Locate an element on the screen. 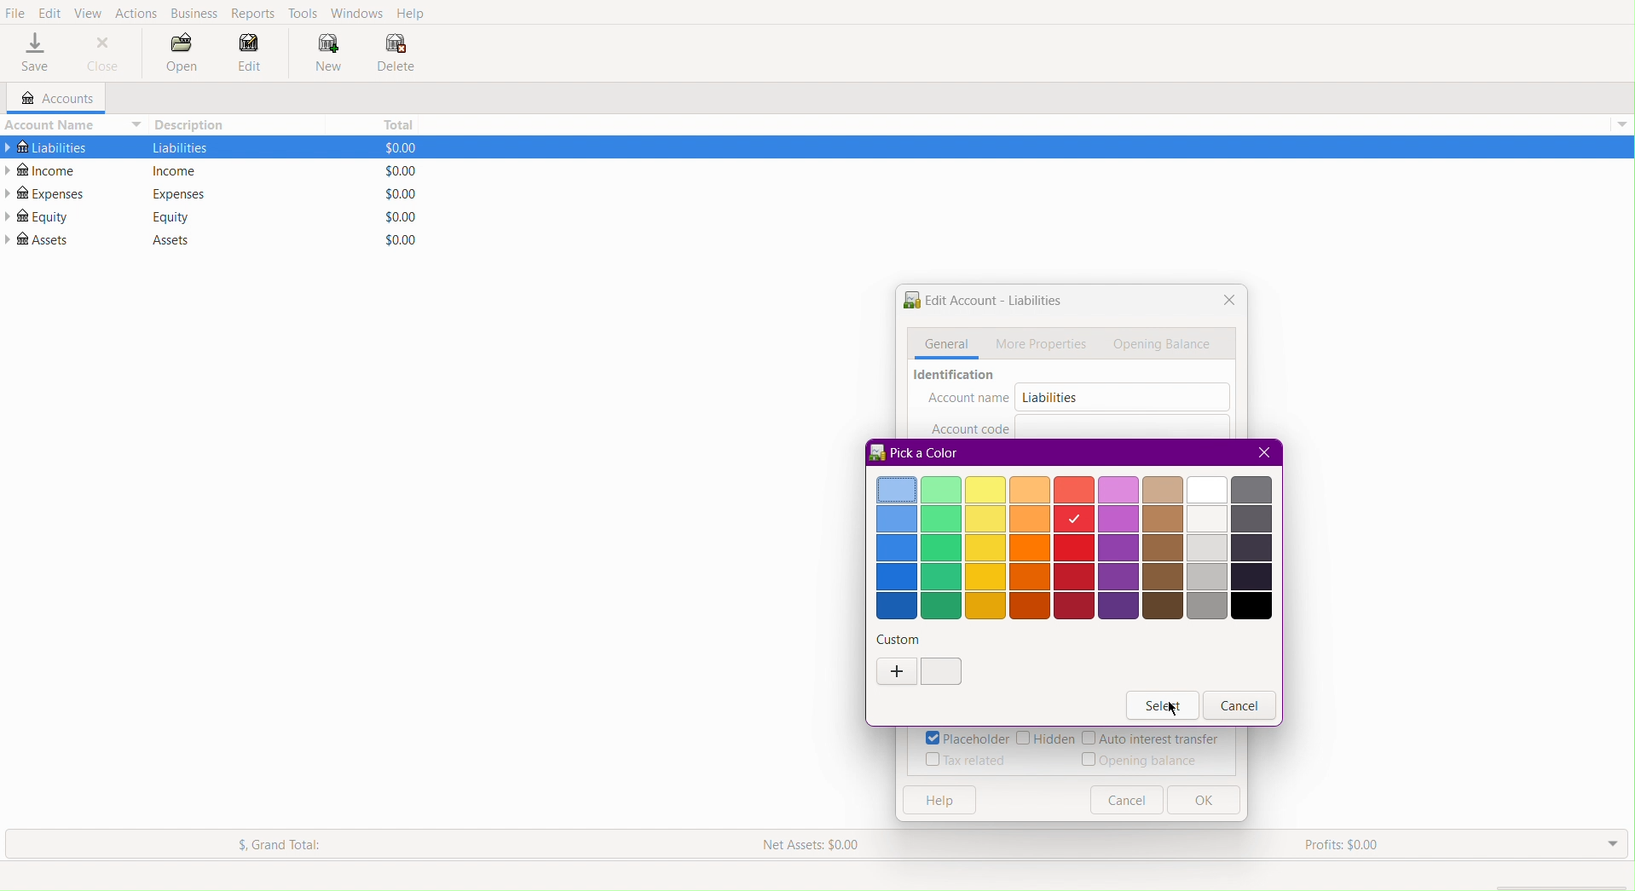  Expenses is located at coordinates (46, 193).